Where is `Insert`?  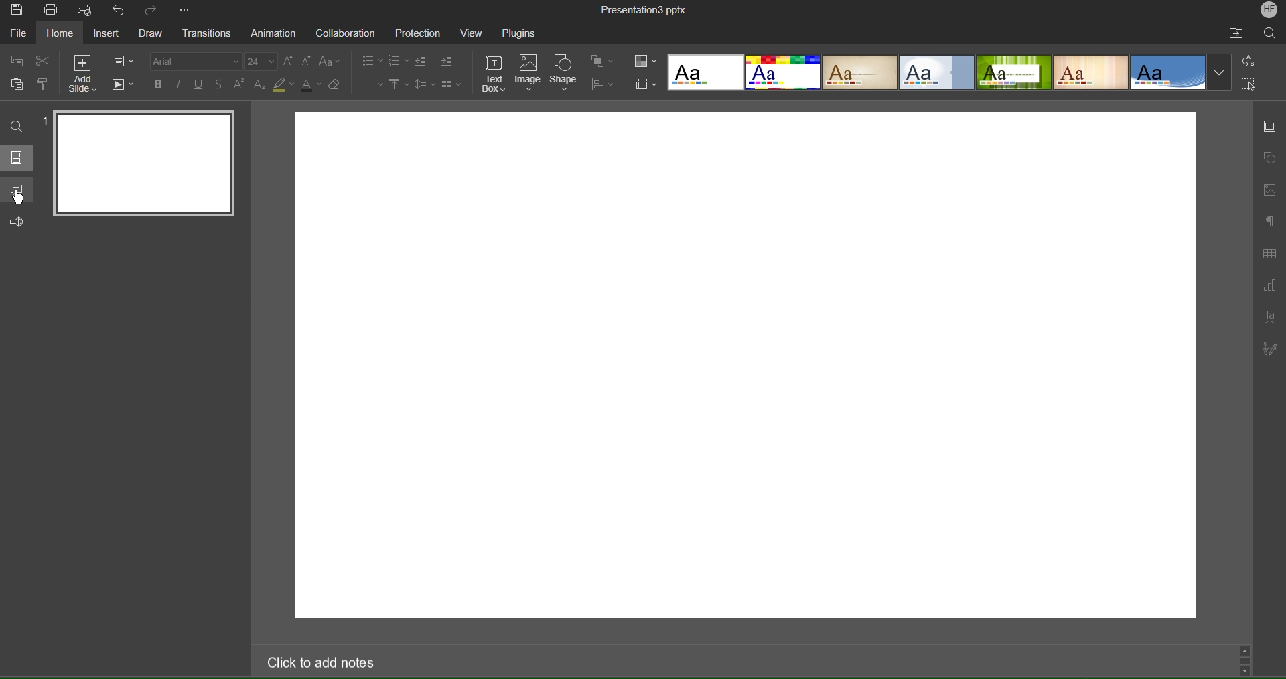
Insert is located at coordinates (108, 35).